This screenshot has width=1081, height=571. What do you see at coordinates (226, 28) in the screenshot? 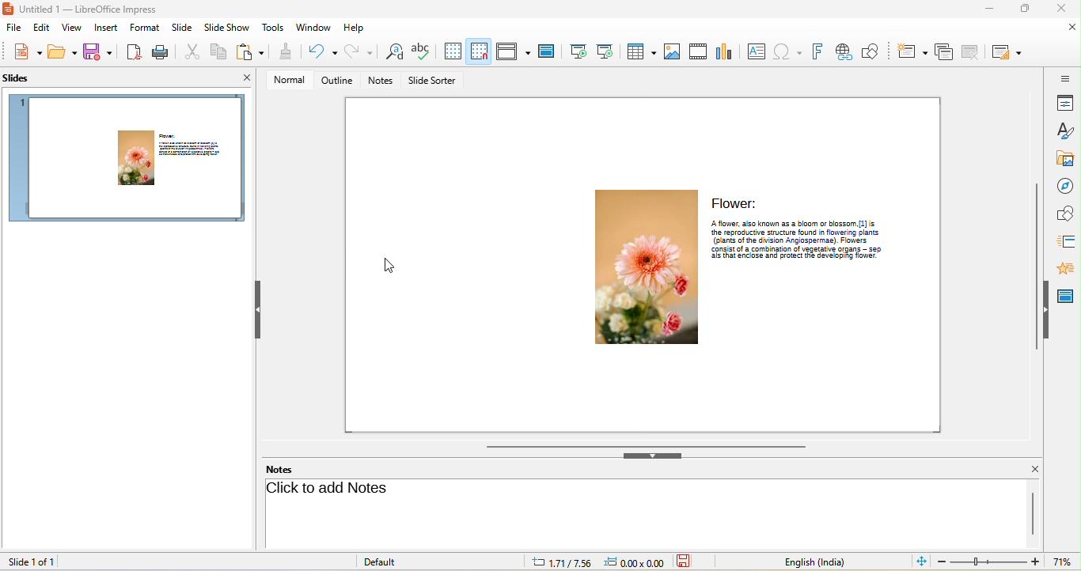
I see `slideshow` at bounding box center [226, 28].